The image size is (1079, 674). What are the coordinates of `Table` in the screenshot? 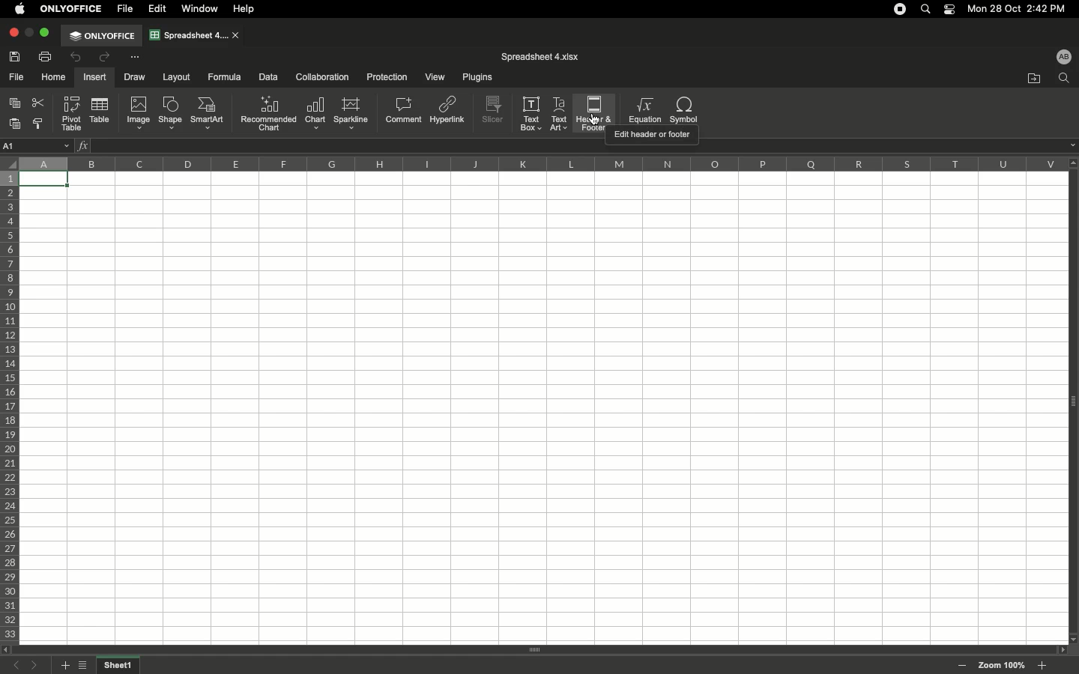 It's located at (98, 112).